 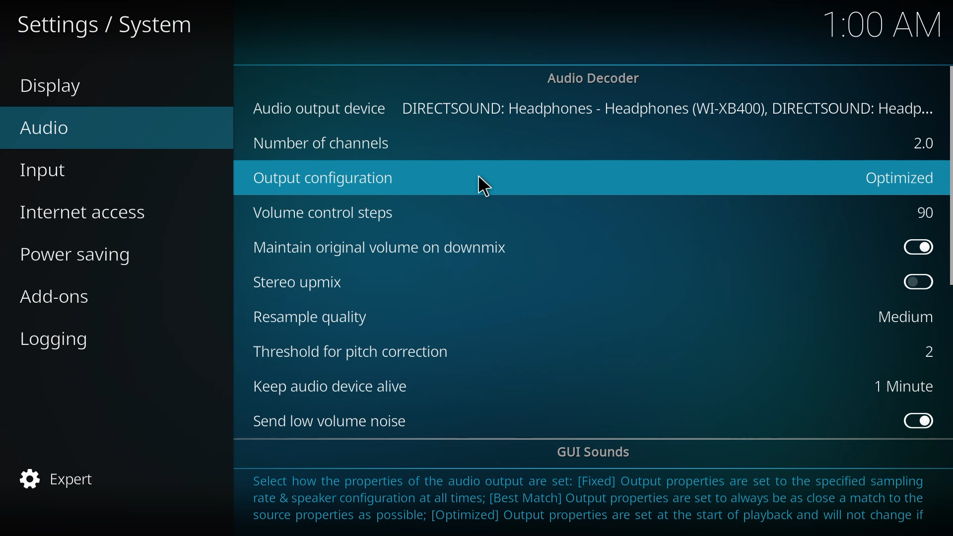 I want to click on resample quality, so click(x=311, y=318).